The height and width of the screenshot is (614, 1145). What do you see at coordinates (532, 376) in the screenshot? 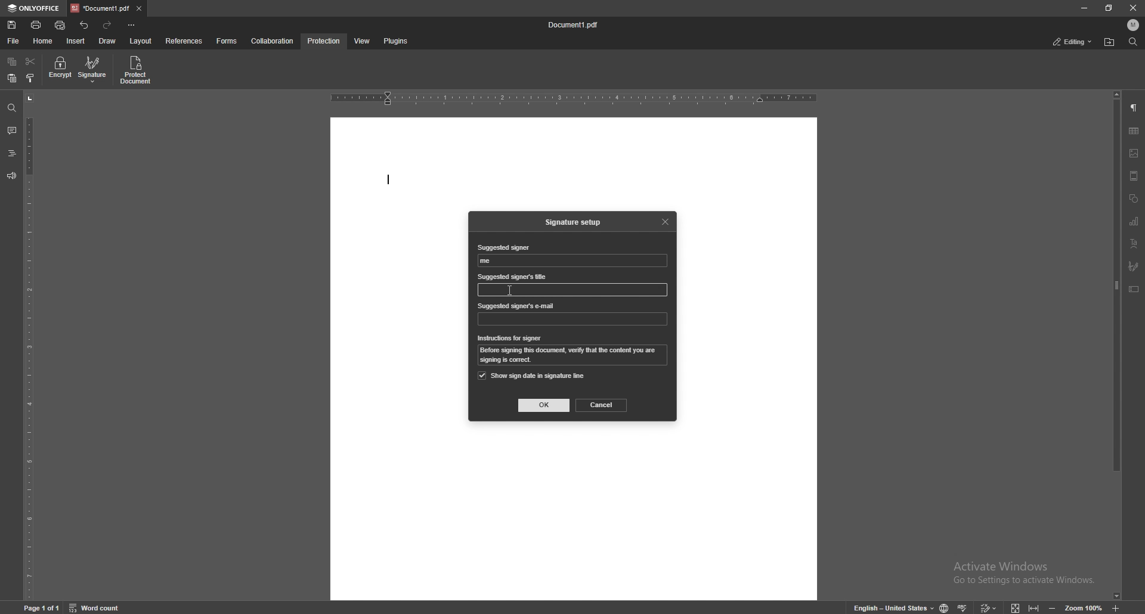
I see `show sign date` at bounding box center [532, 376].